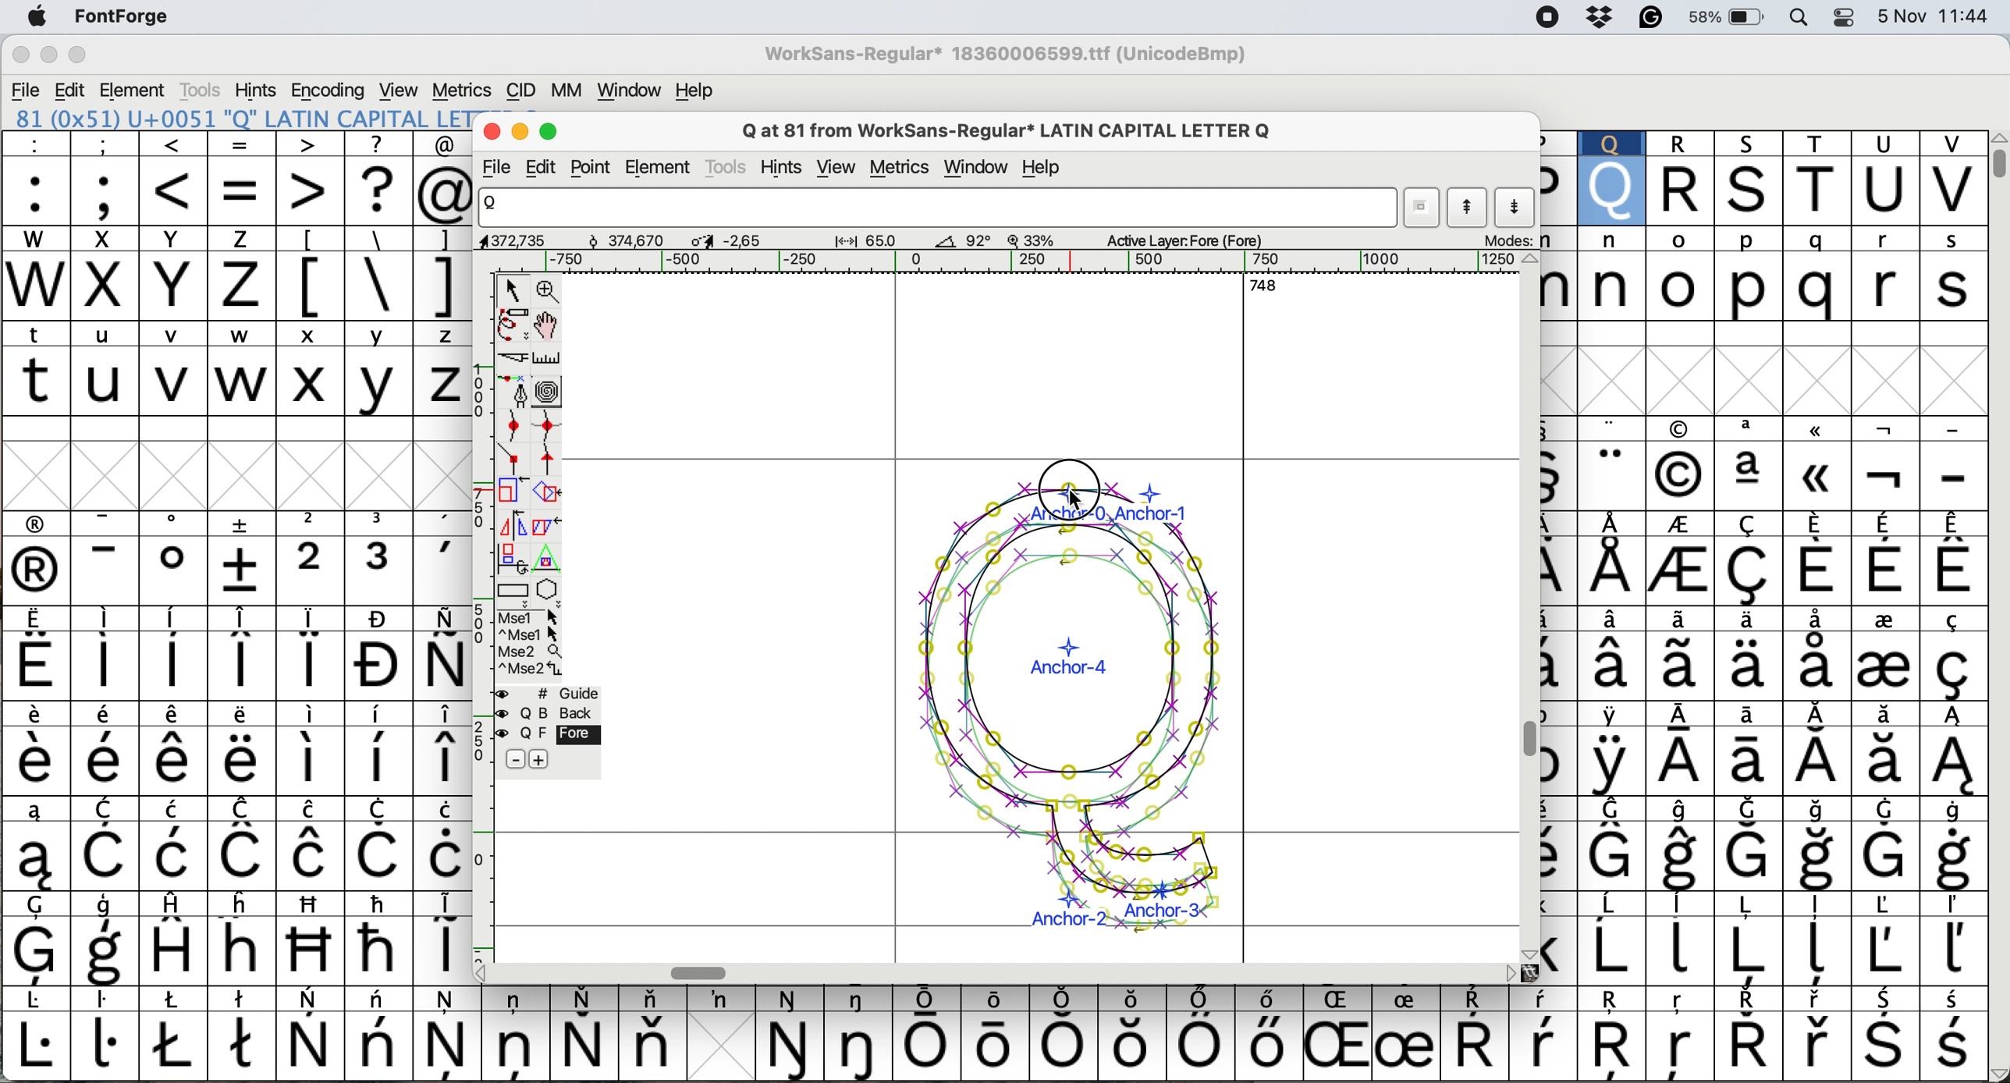 The image size is (2010, 1083). I want to click on uppercase letters, so click(150, 240).